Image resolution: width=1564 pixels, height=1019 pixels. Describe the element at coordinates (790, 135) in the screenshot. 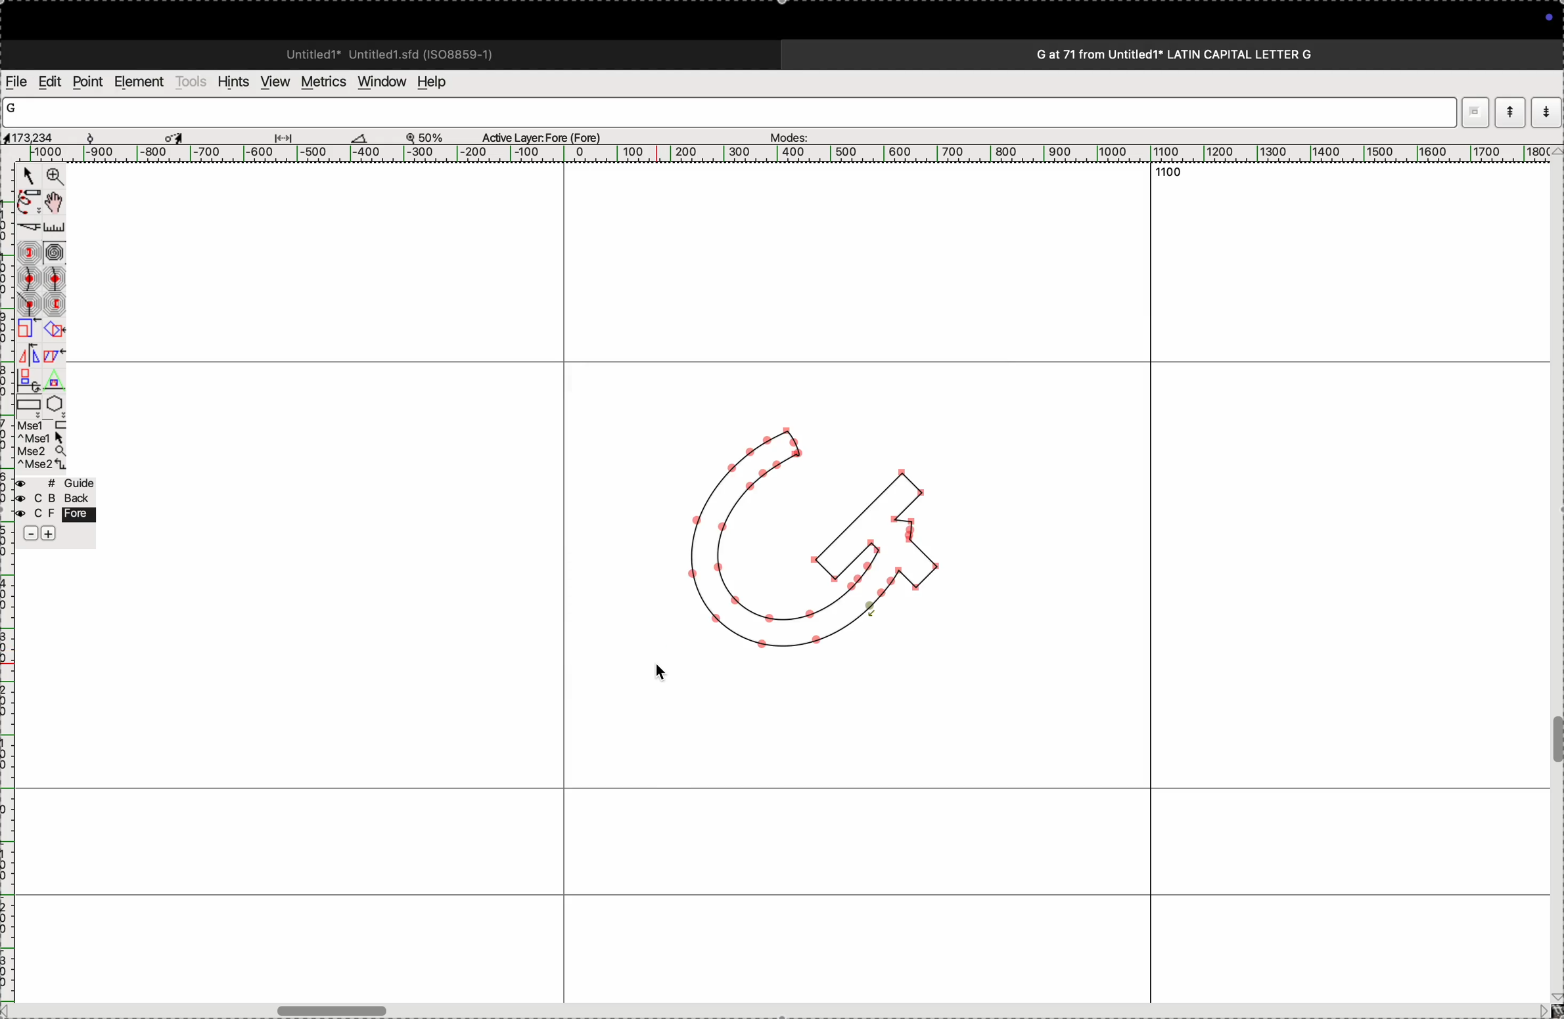

I see `modes` at that location.